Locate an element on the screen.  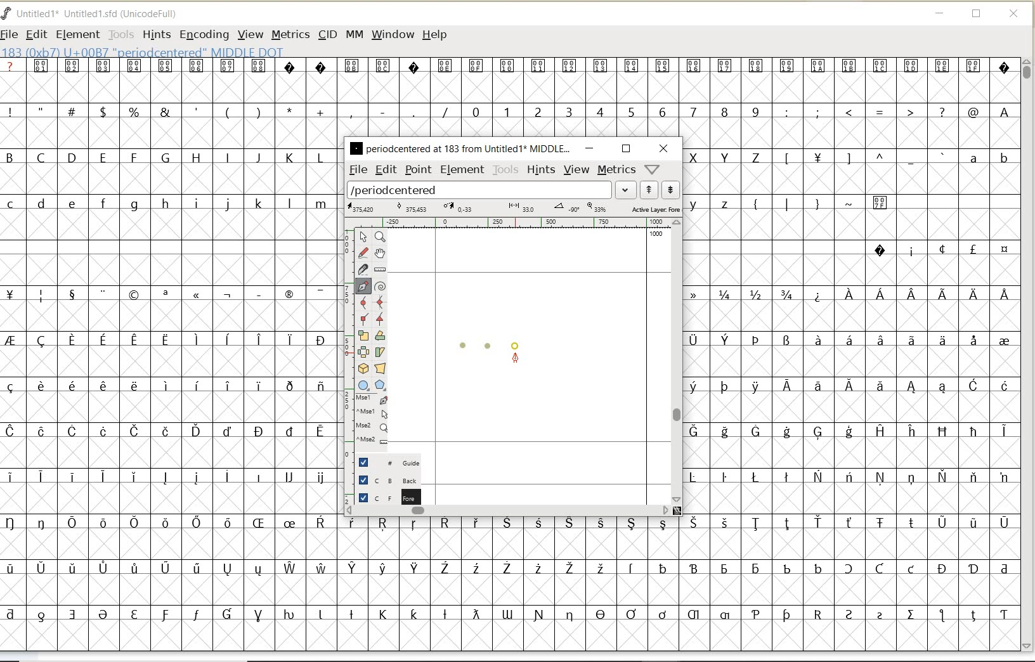
glyph name is located at coordinates (460, 148).